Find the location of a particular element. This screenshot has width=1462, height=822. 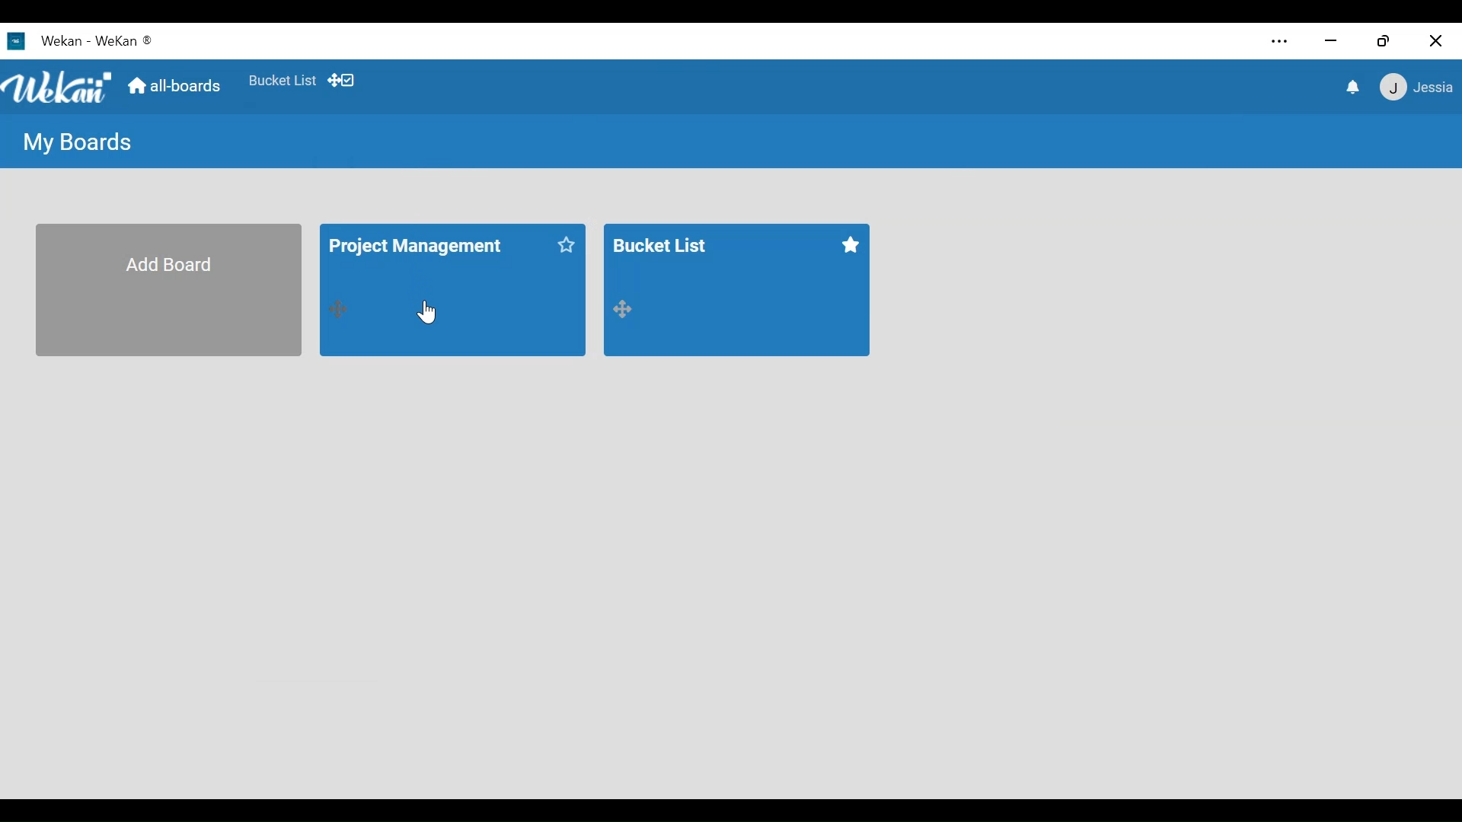

Settings and more is located at coordinates (1280, 43).